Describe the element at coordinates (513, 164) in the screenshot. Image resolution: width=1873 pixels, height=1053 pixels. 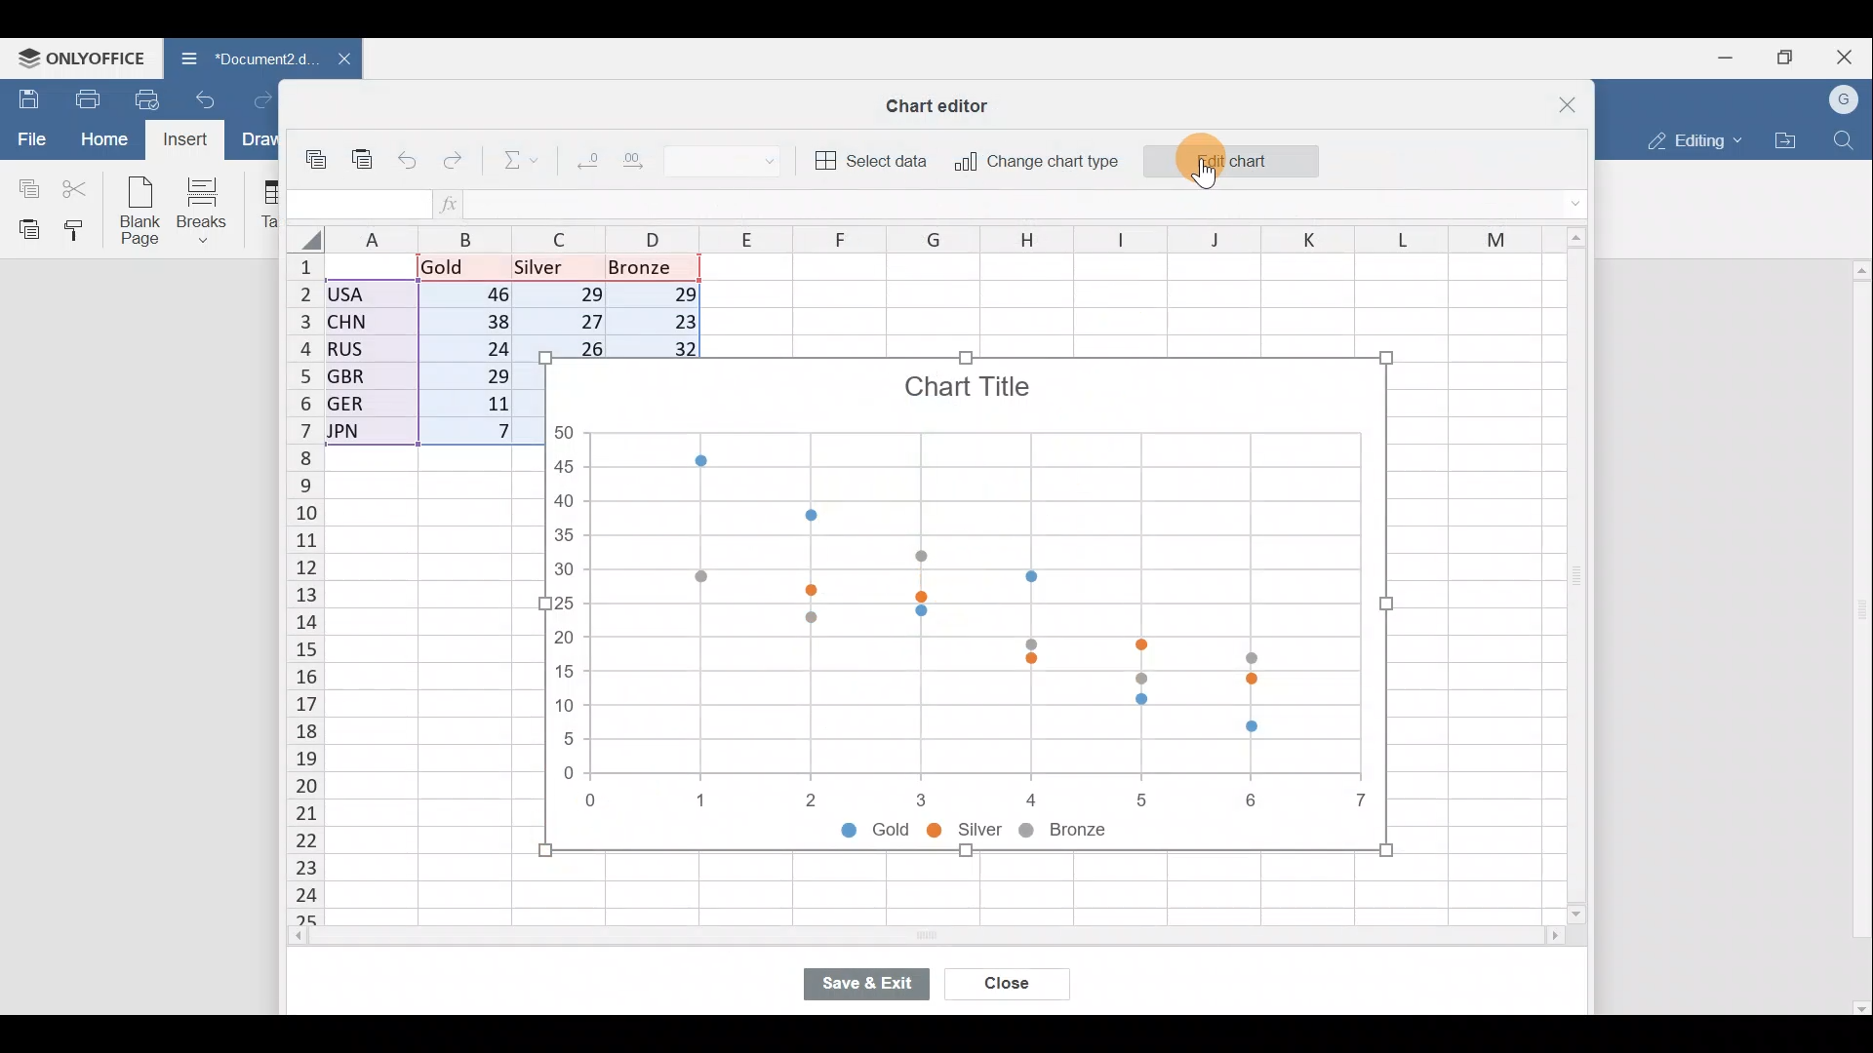
I see `Summation` at that location.